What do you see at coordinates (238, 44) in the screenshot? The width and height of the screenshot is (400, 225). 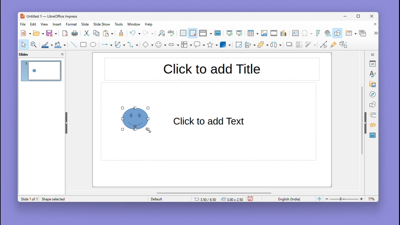 I see `Rotate` at bounding box center [238, 44].